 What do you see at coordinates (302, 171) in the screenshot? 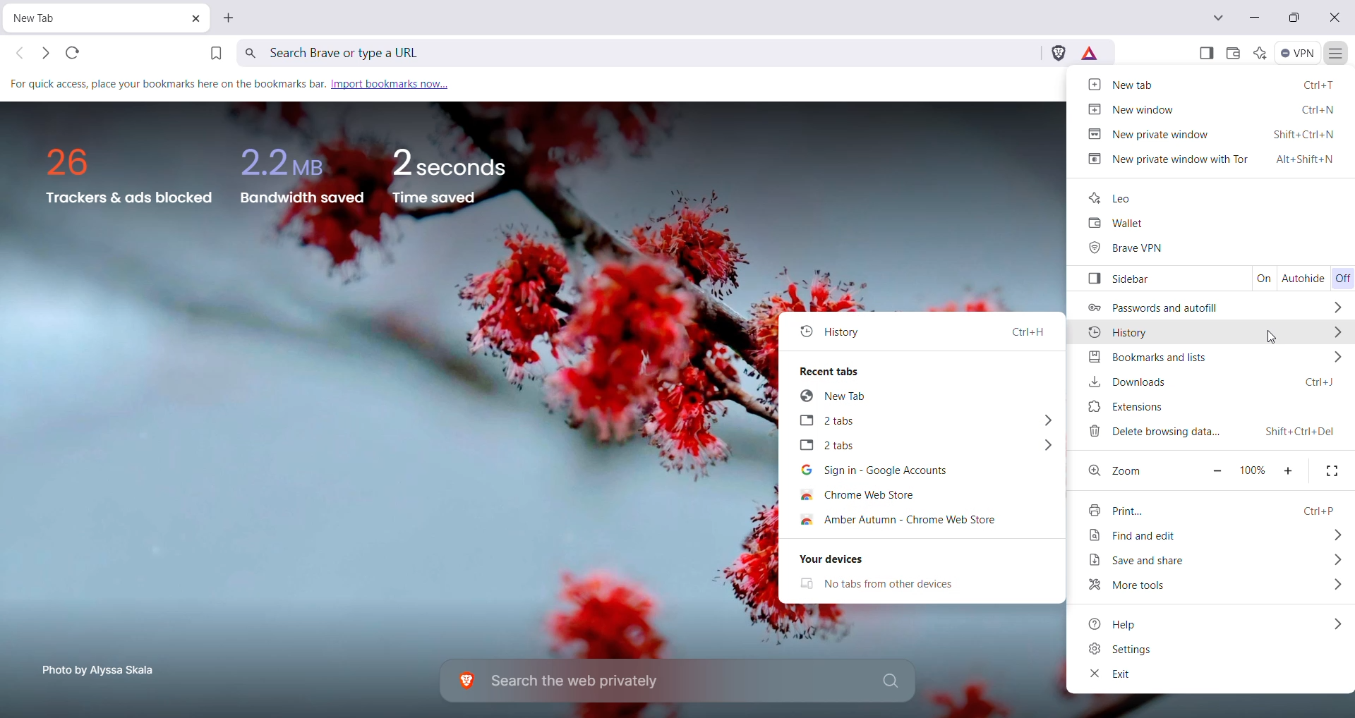
I see `2.2 MBB Bandwidth saved` at bounding box center [302, 171].